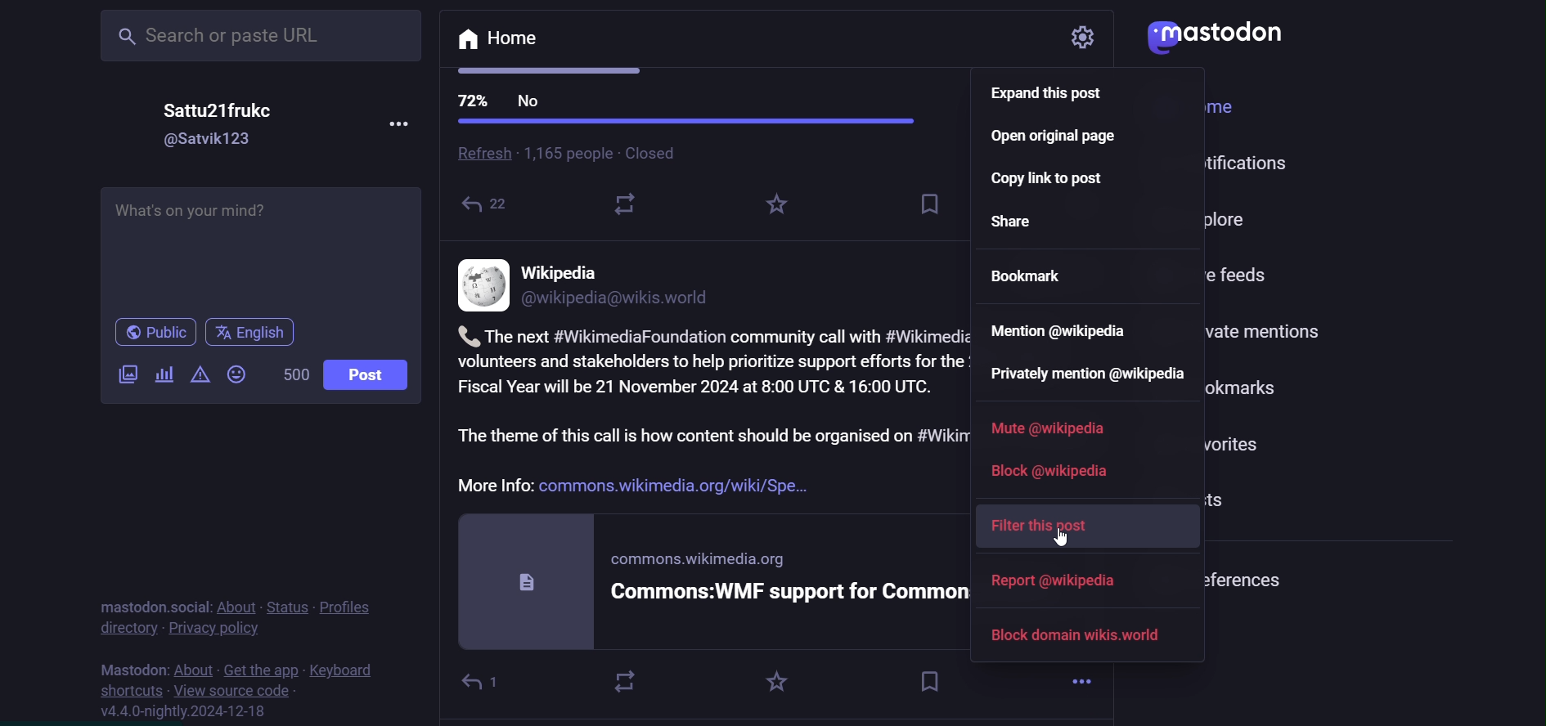 Image resolution: width=1546 pixels, height=726 pixels. Describe the element at coordinates (1067, 540) in the screenshot. I see `cursor` at that location.